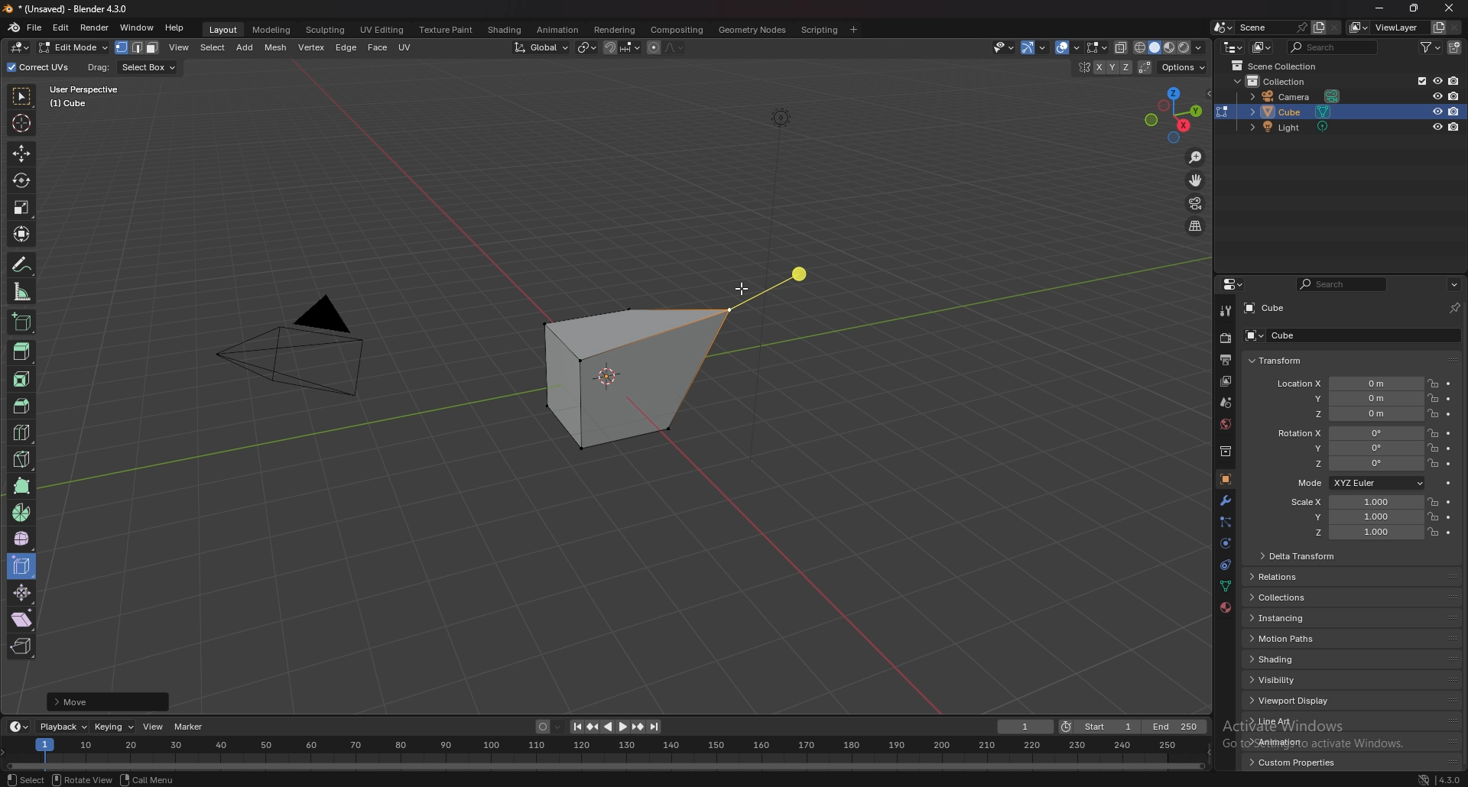 Image resolution: width=1468 pixels, height=787 pixels. What do you see at coordinates (1197, 179) in the screenshot?
I see `move` at bounding box center [1197, 179].